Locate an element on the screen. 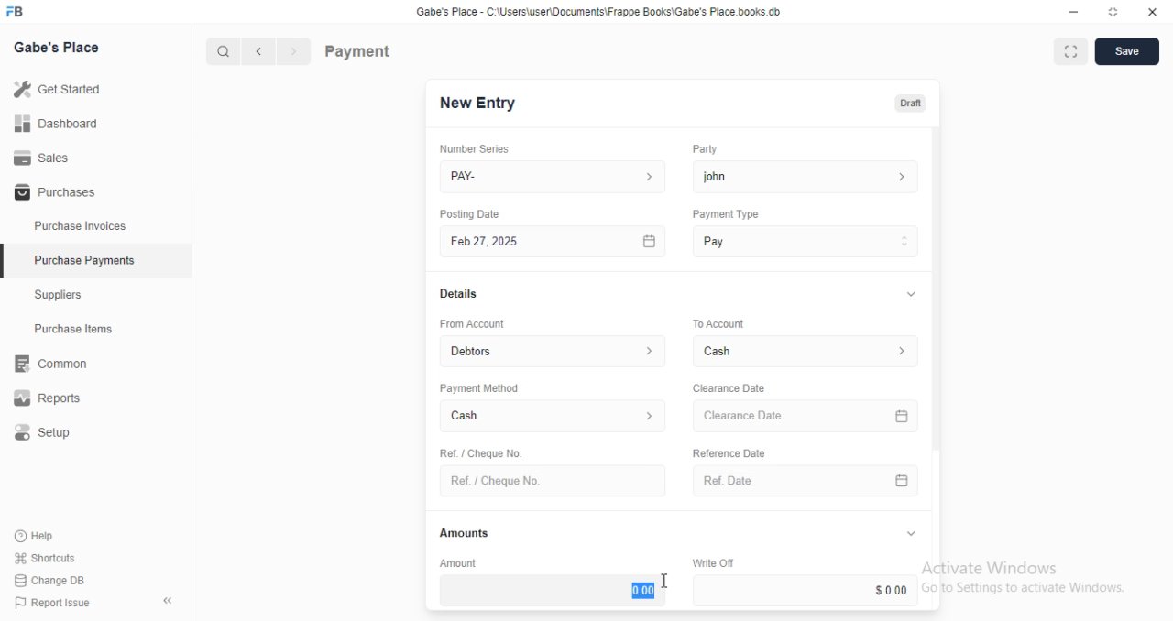 Image resolution: width=1173 pixels, height=621 pixels. Amount is located at coordinates (455, 562).